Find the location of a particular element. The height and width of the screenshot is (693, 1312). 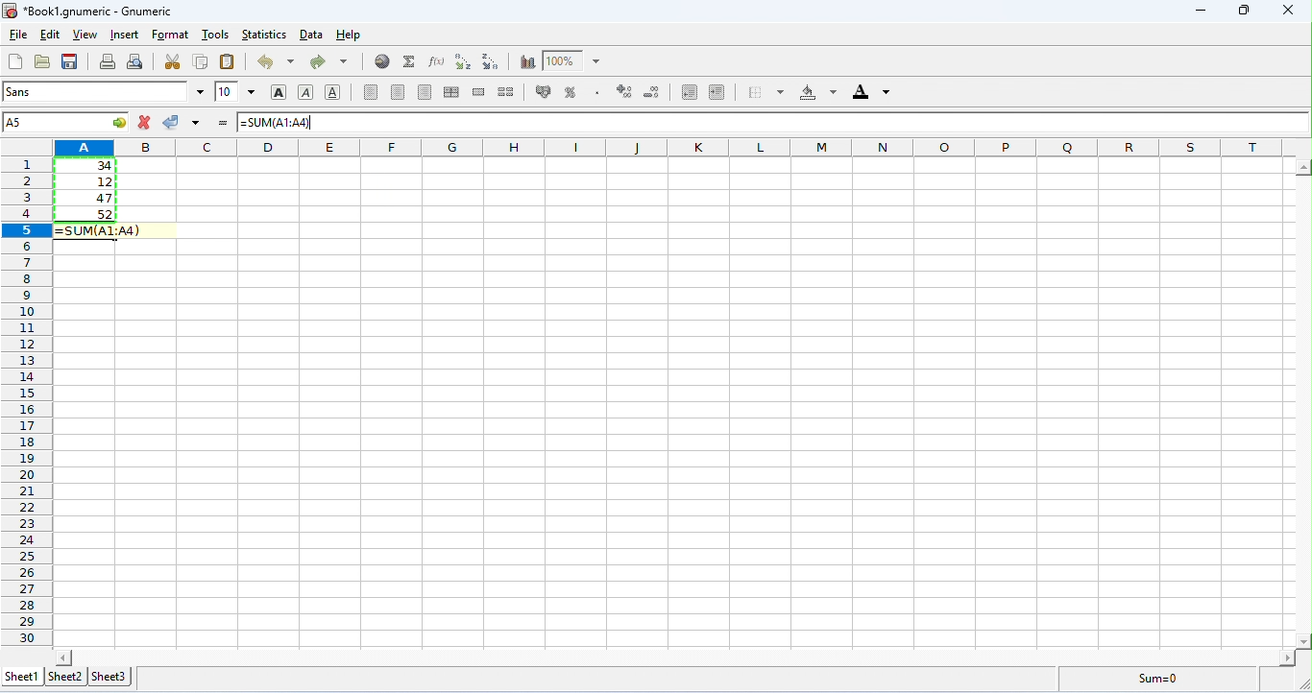

sheet1 is located at coordinates (24, 677).